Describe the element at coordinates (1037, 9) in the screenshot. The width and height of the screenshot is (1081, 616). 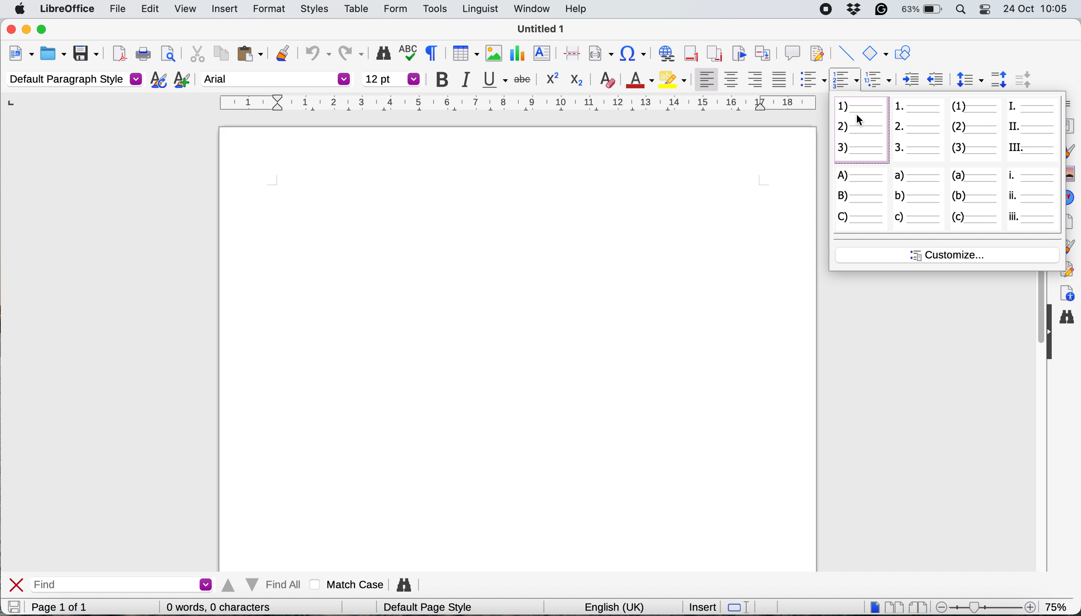
I see `24-Oct 10:05` at that location.